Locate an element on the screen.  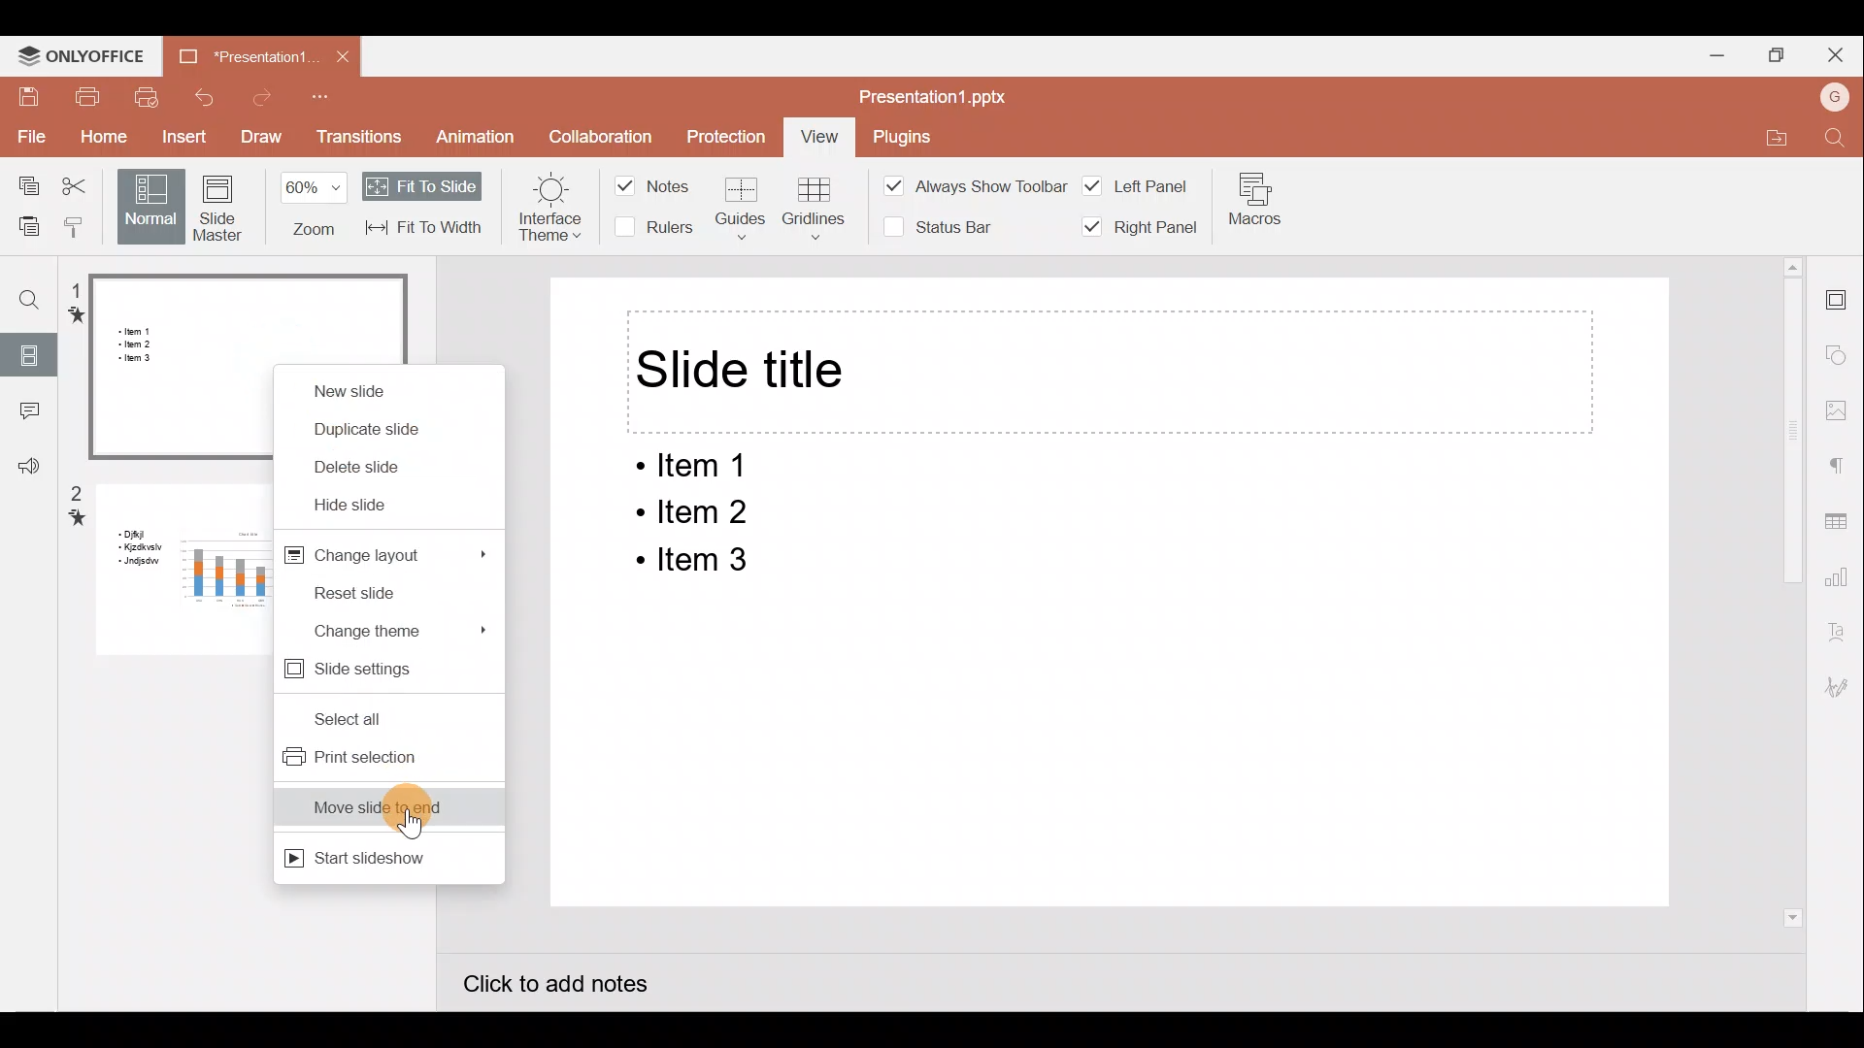
Minimize is located at coordinates (1703, 54).